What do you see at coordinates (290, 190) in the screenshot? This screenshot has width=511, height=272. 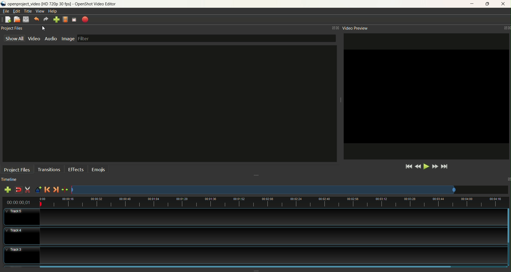 I see `zoom factor` at bounding box center [290, 190].